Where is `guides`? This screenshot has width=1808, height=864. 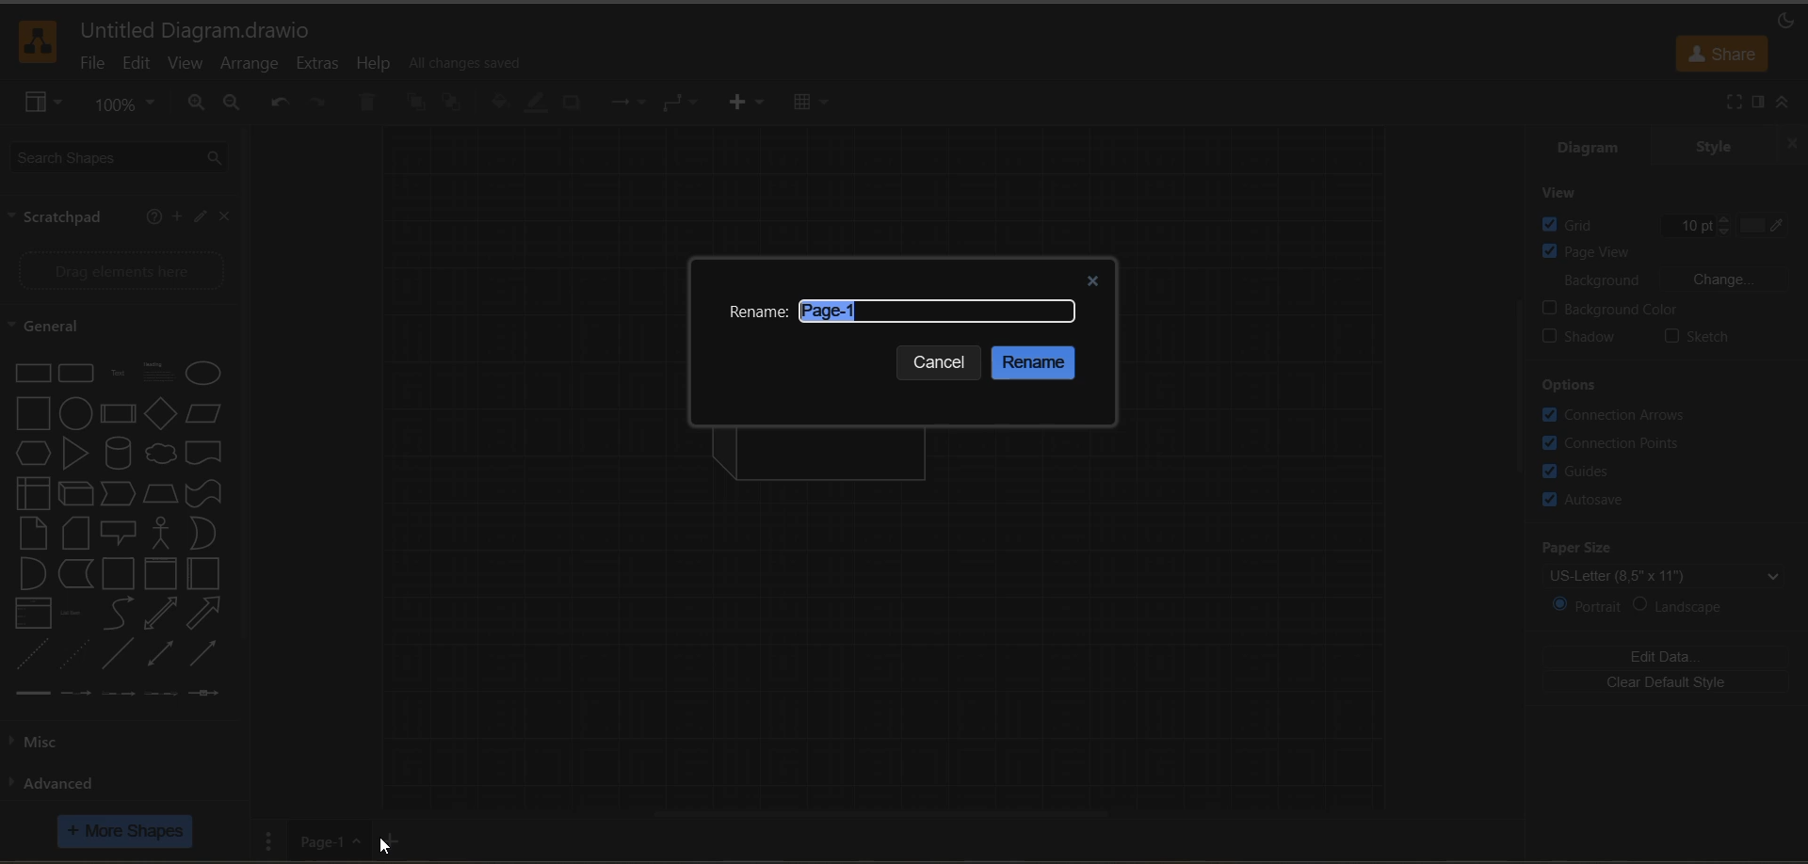 guides is located at coordinates (1585, 471).